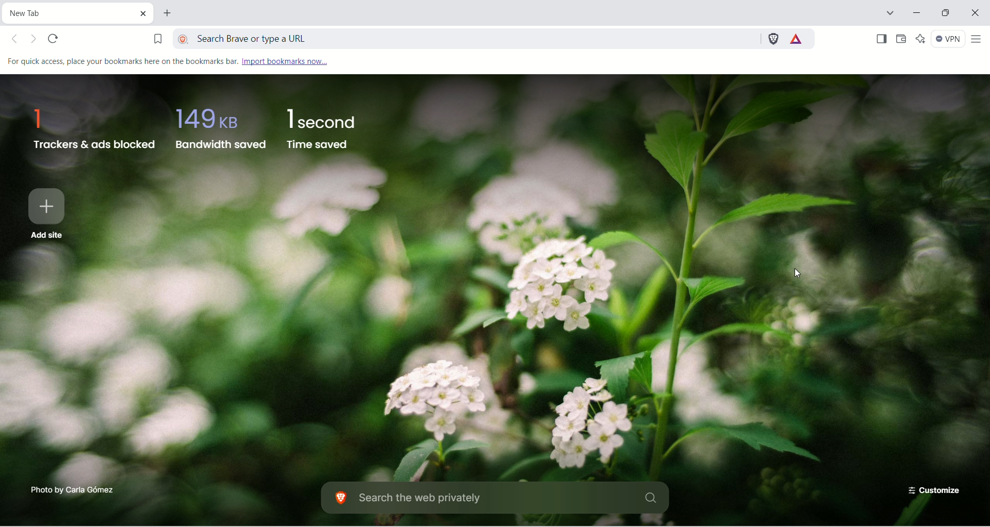 The width and height of the screenshot is (990, 527). What do you see at coordinates (16, 39) in the screenshot?
I see `click to go back, hold to see history` at bounding box center [16, 39].